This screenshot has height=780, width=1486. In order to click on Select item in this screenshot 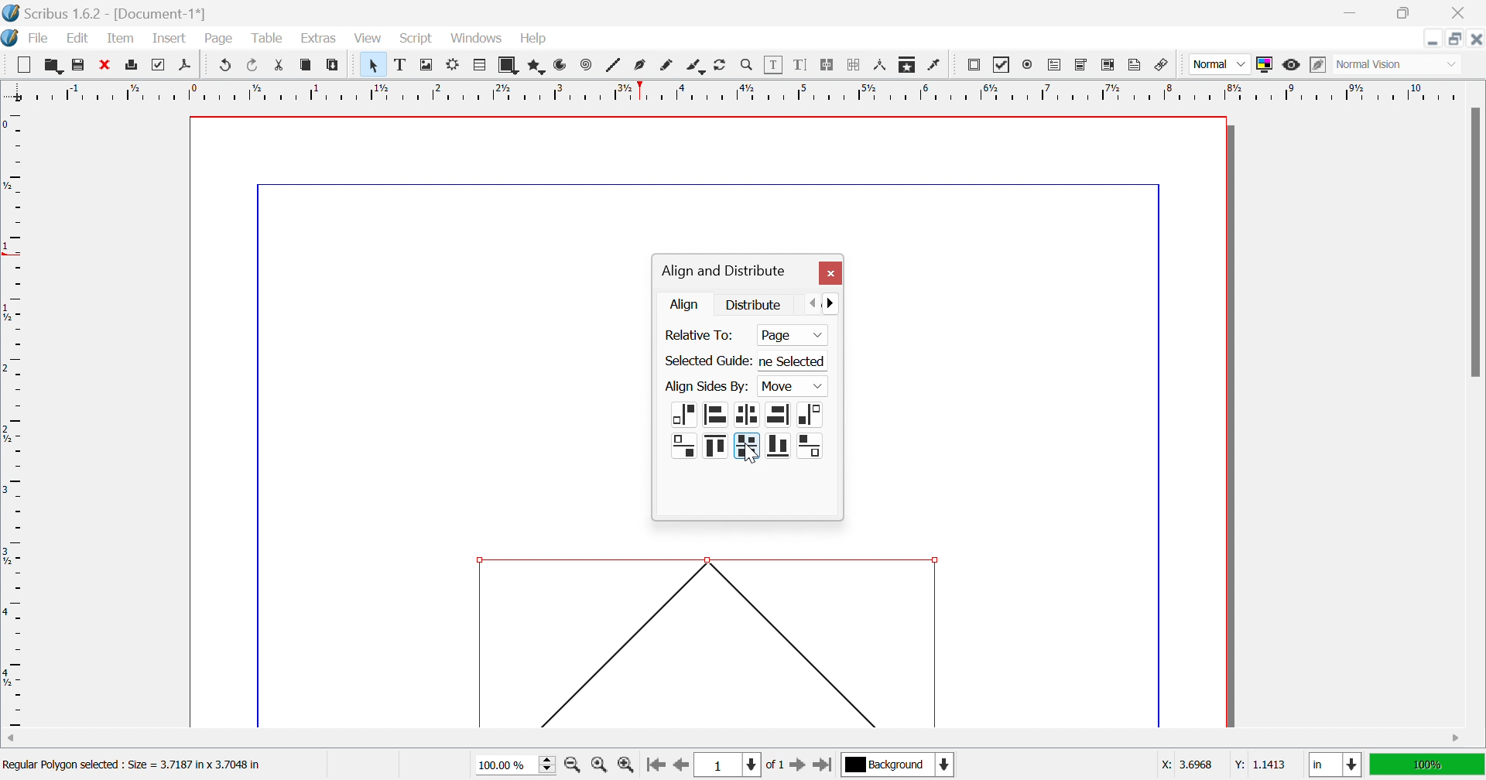, I will do `click(376, 65)`.